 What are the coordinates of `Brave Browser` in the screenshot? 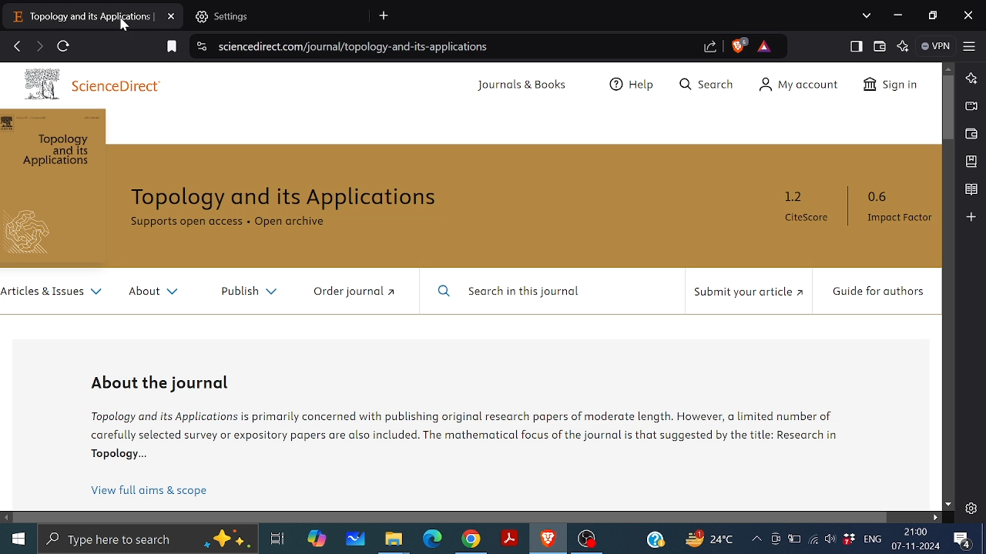 It's located at (548, 539).